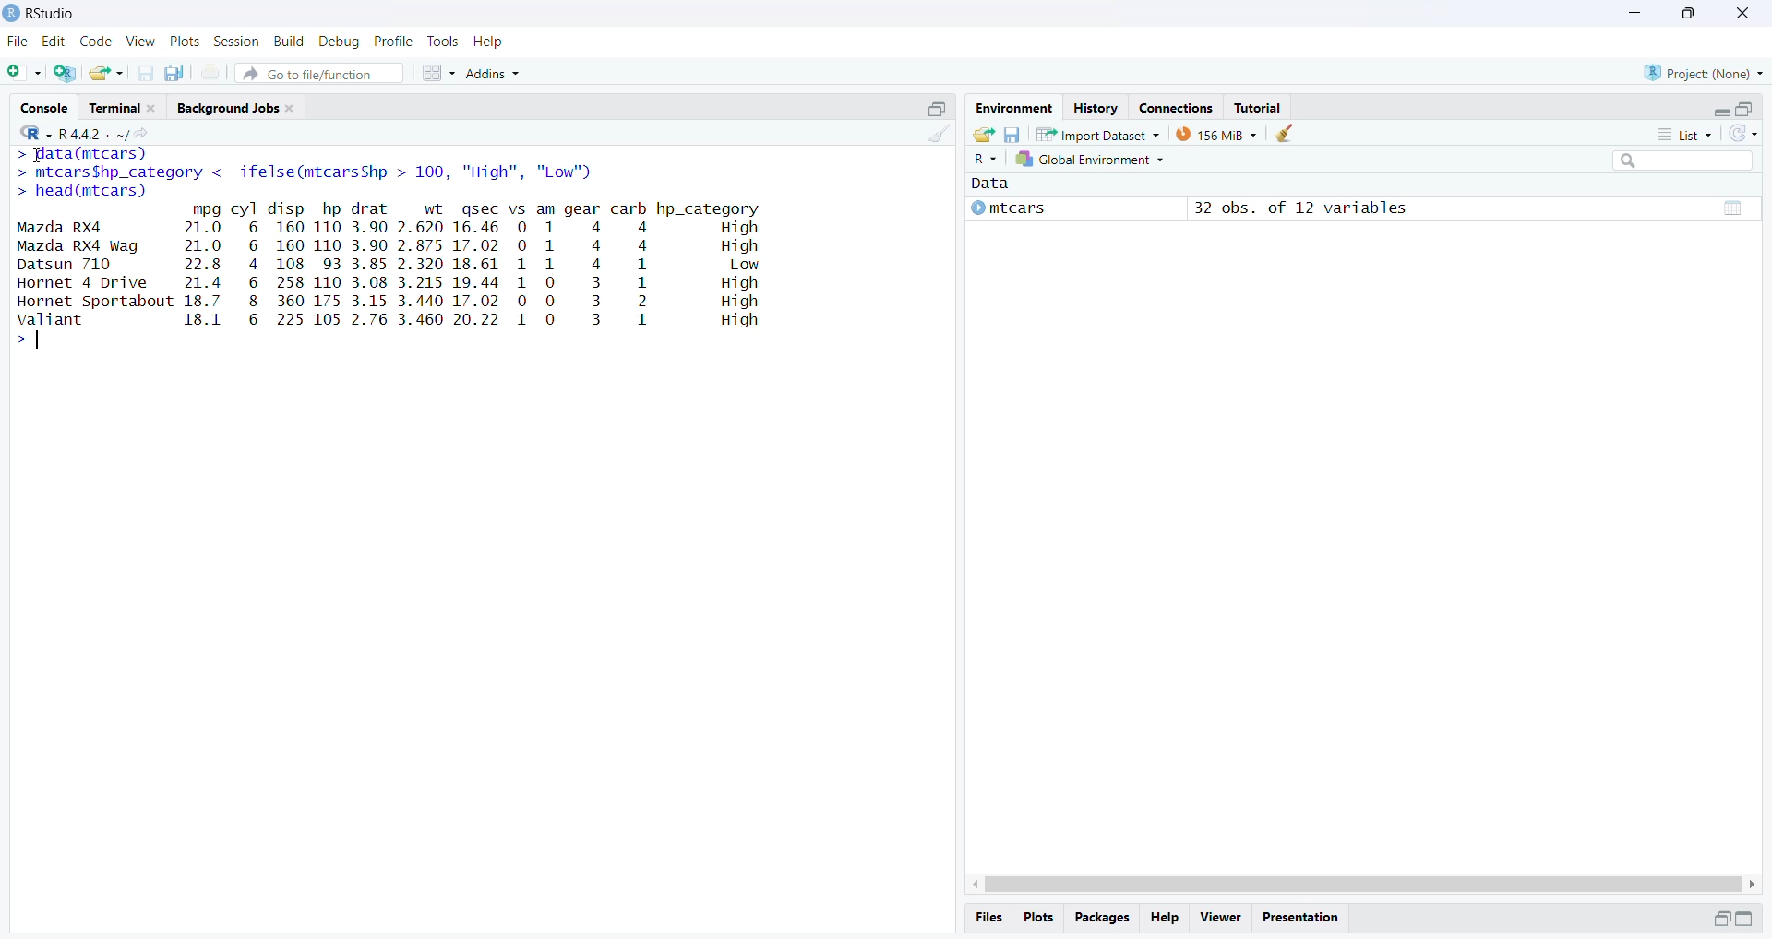 This screenshot has width=1772, height=939. I want to click on Minimize, so click(1635, 14).